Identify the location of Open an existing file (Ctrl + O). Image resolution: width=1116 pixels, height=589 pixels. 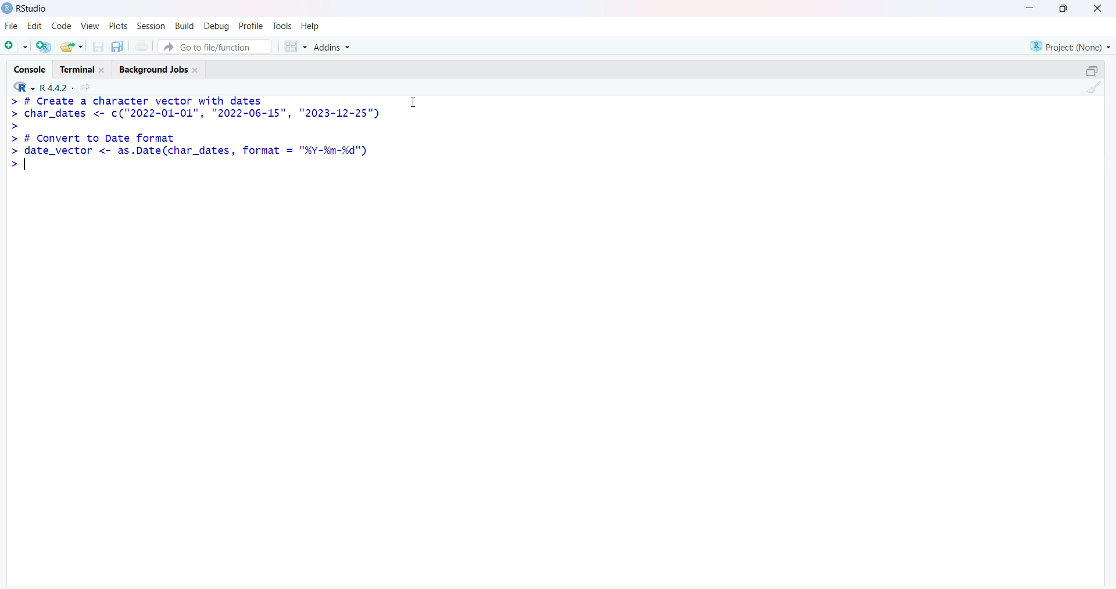
(76, 46).